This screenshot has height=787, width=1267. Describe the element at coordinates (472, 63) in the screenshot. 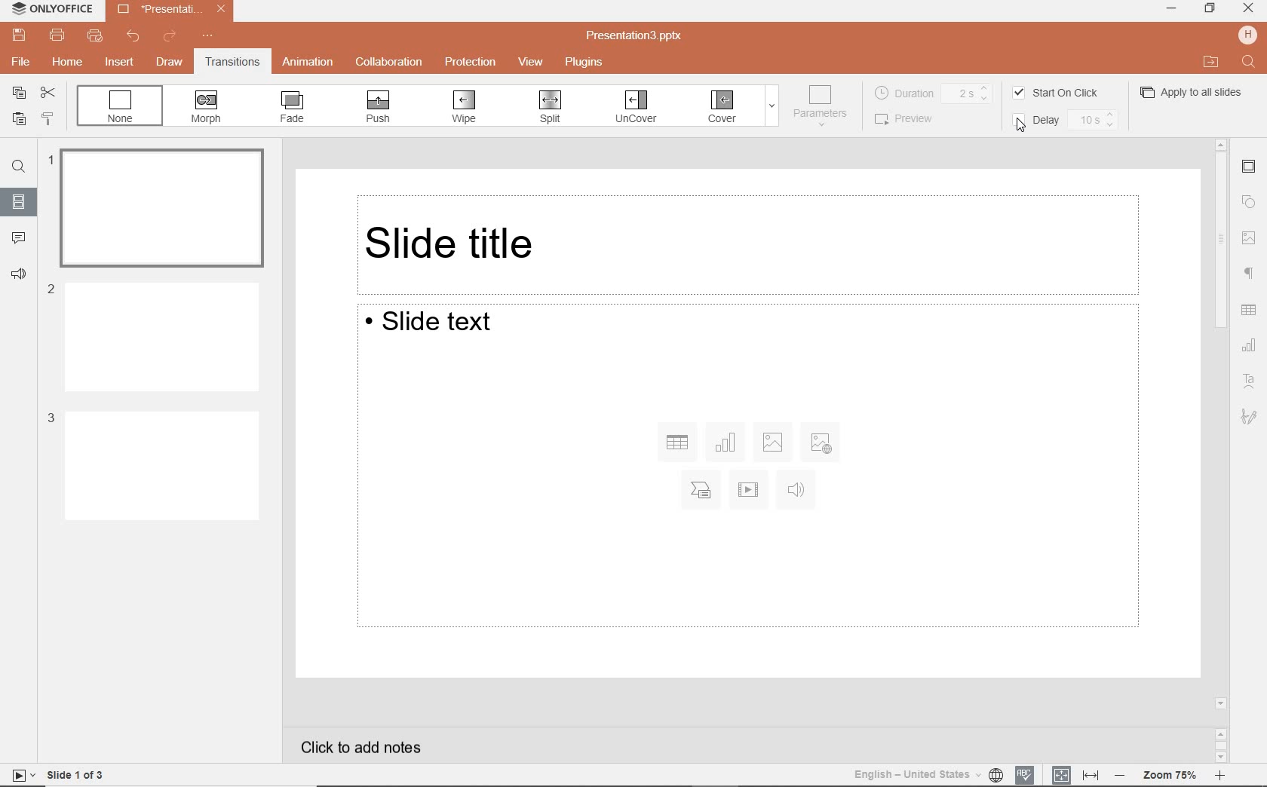

I see `protection` at that location.